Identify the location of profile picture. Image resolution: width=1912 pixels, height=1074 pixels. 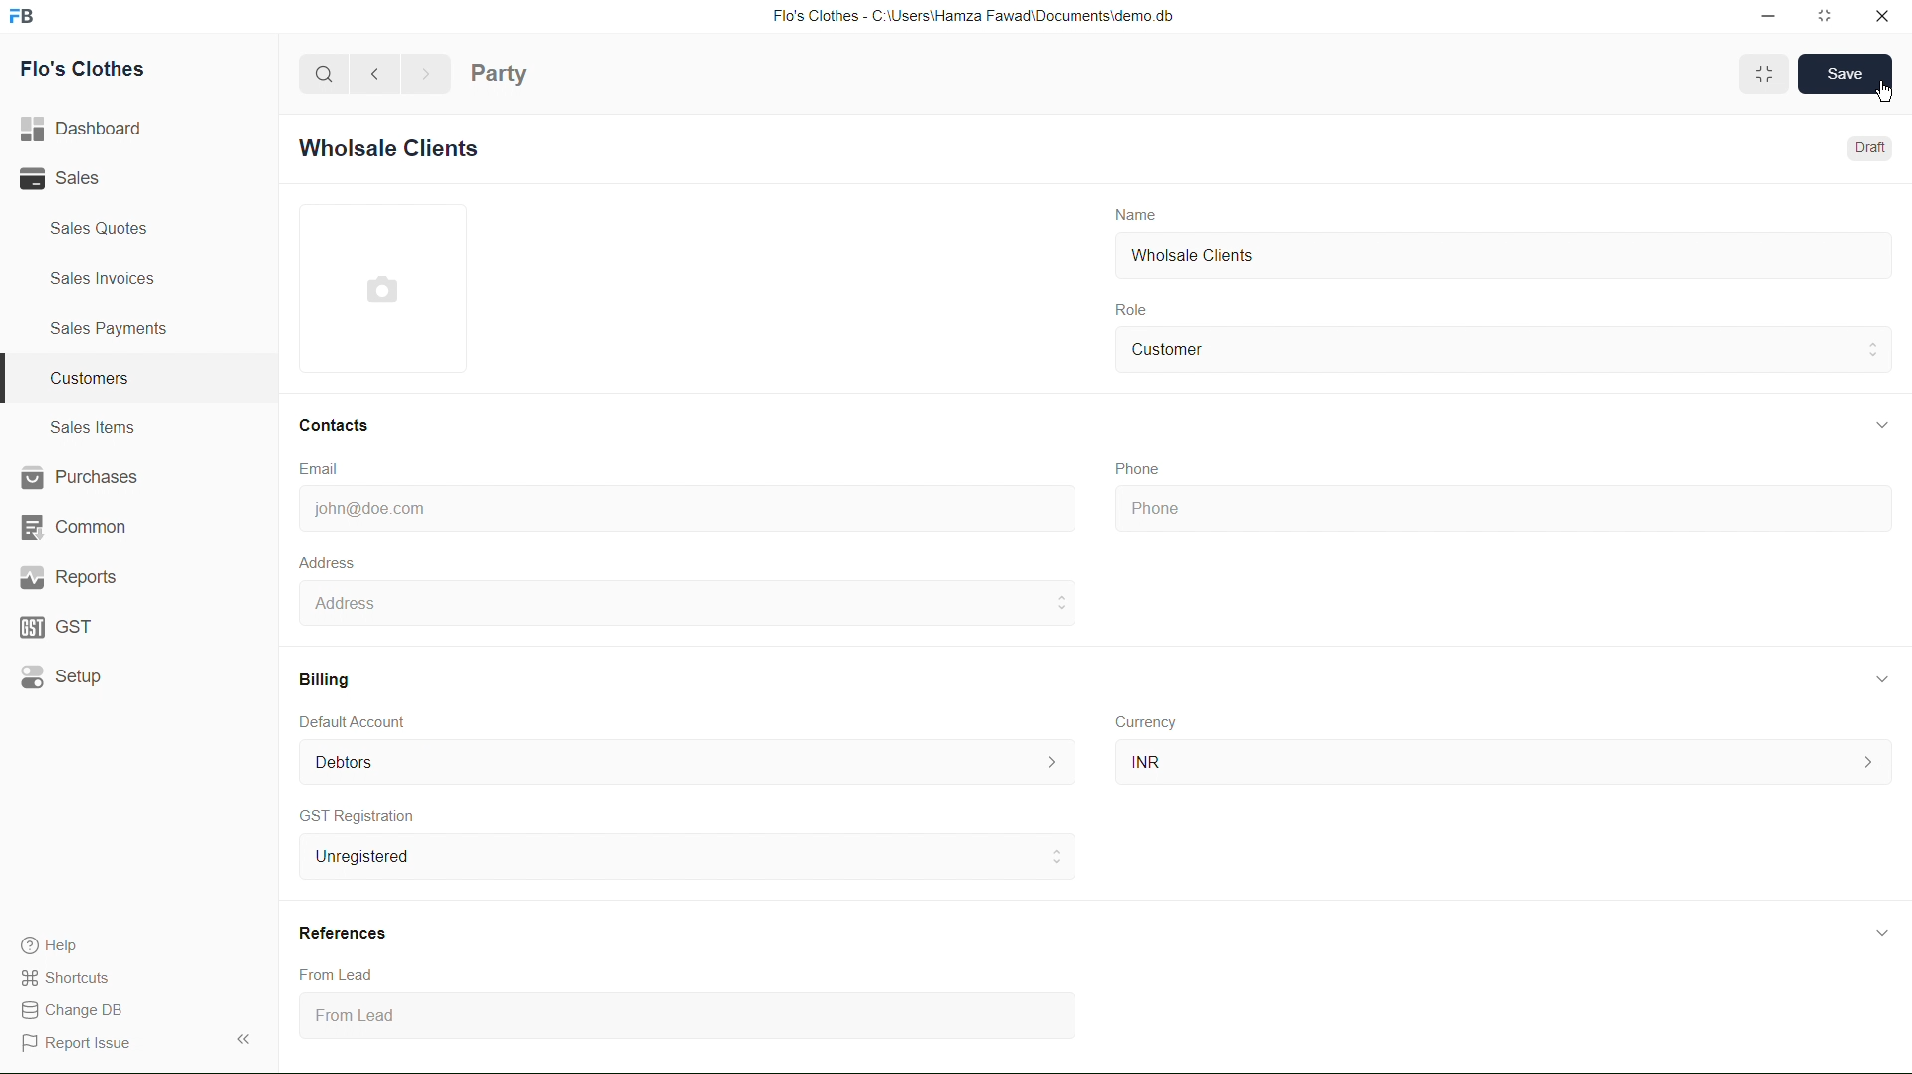
(385, 290).